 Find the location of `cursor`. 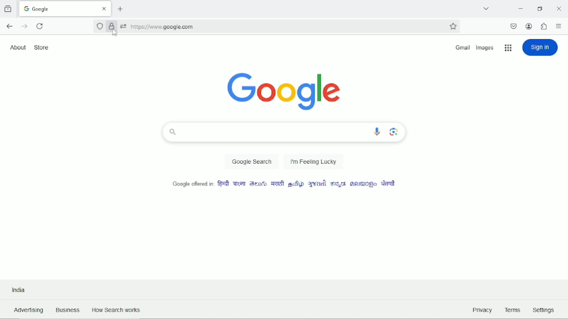

cursor is located at coordinates (114, 33).